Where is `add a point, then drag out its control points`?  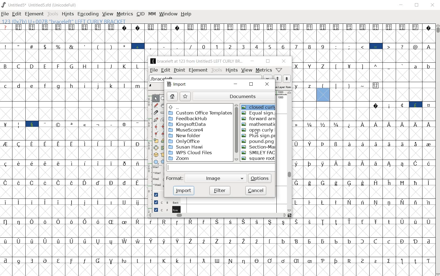
add a point, then drag out its control points is located at coordinates (155, 120).